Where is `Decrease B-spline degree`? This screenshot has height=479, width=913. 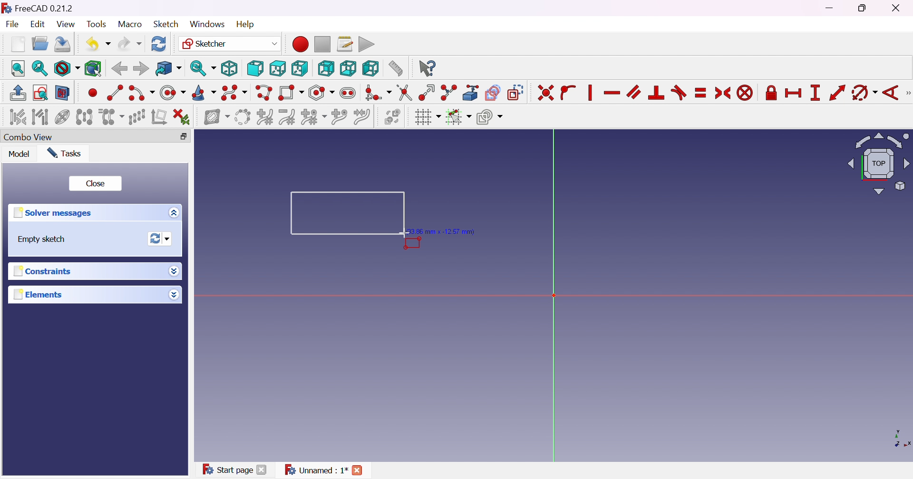 Decrease B-spline degree is located at coordinates (288, 117).